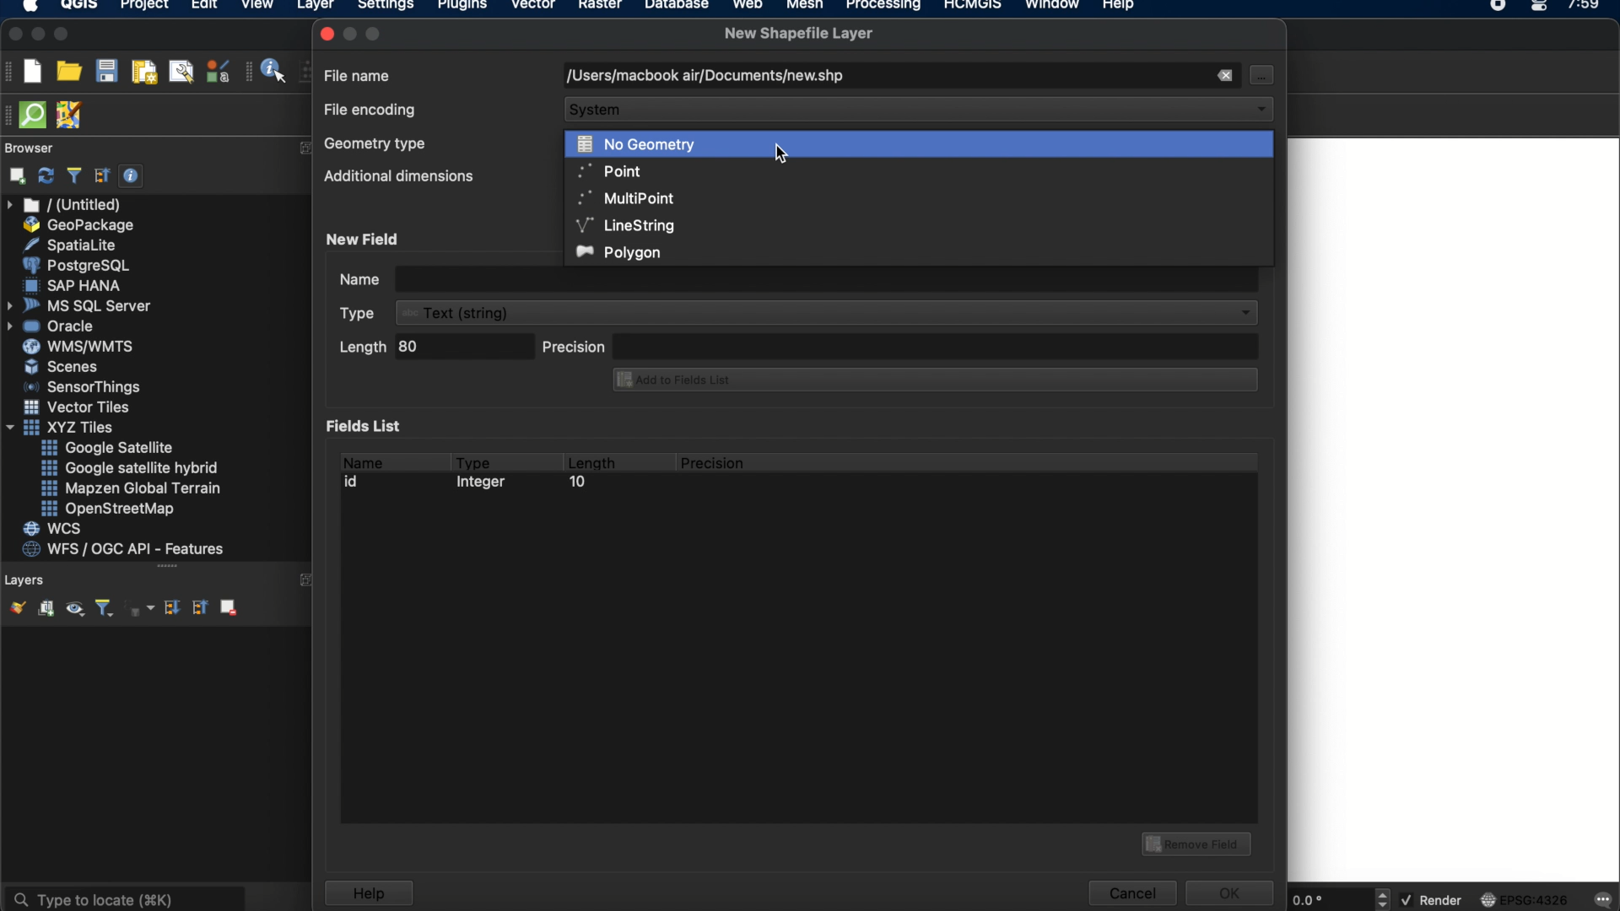 The height and width of the screenshot is (911, 1620). What do you see at coordinates (108, 509) in the screenshot?
I see `openstreetmap` at bounding box center [108, 509].